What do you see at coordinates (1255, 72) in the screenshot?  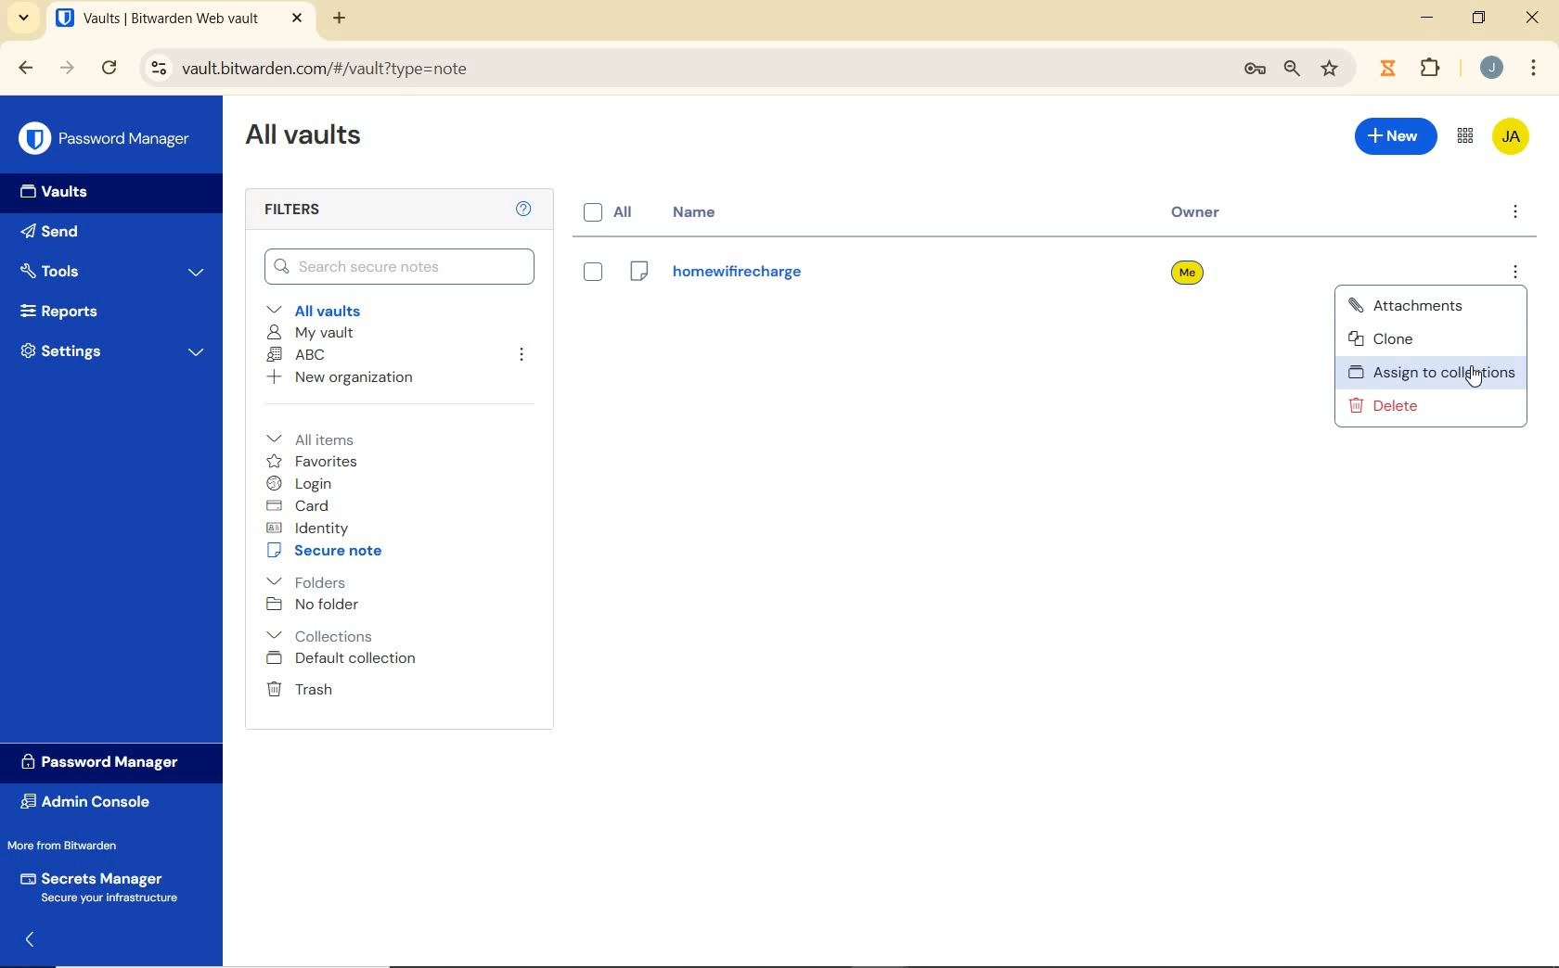 I see `manage passwords` at bounding box center [1255, 72].